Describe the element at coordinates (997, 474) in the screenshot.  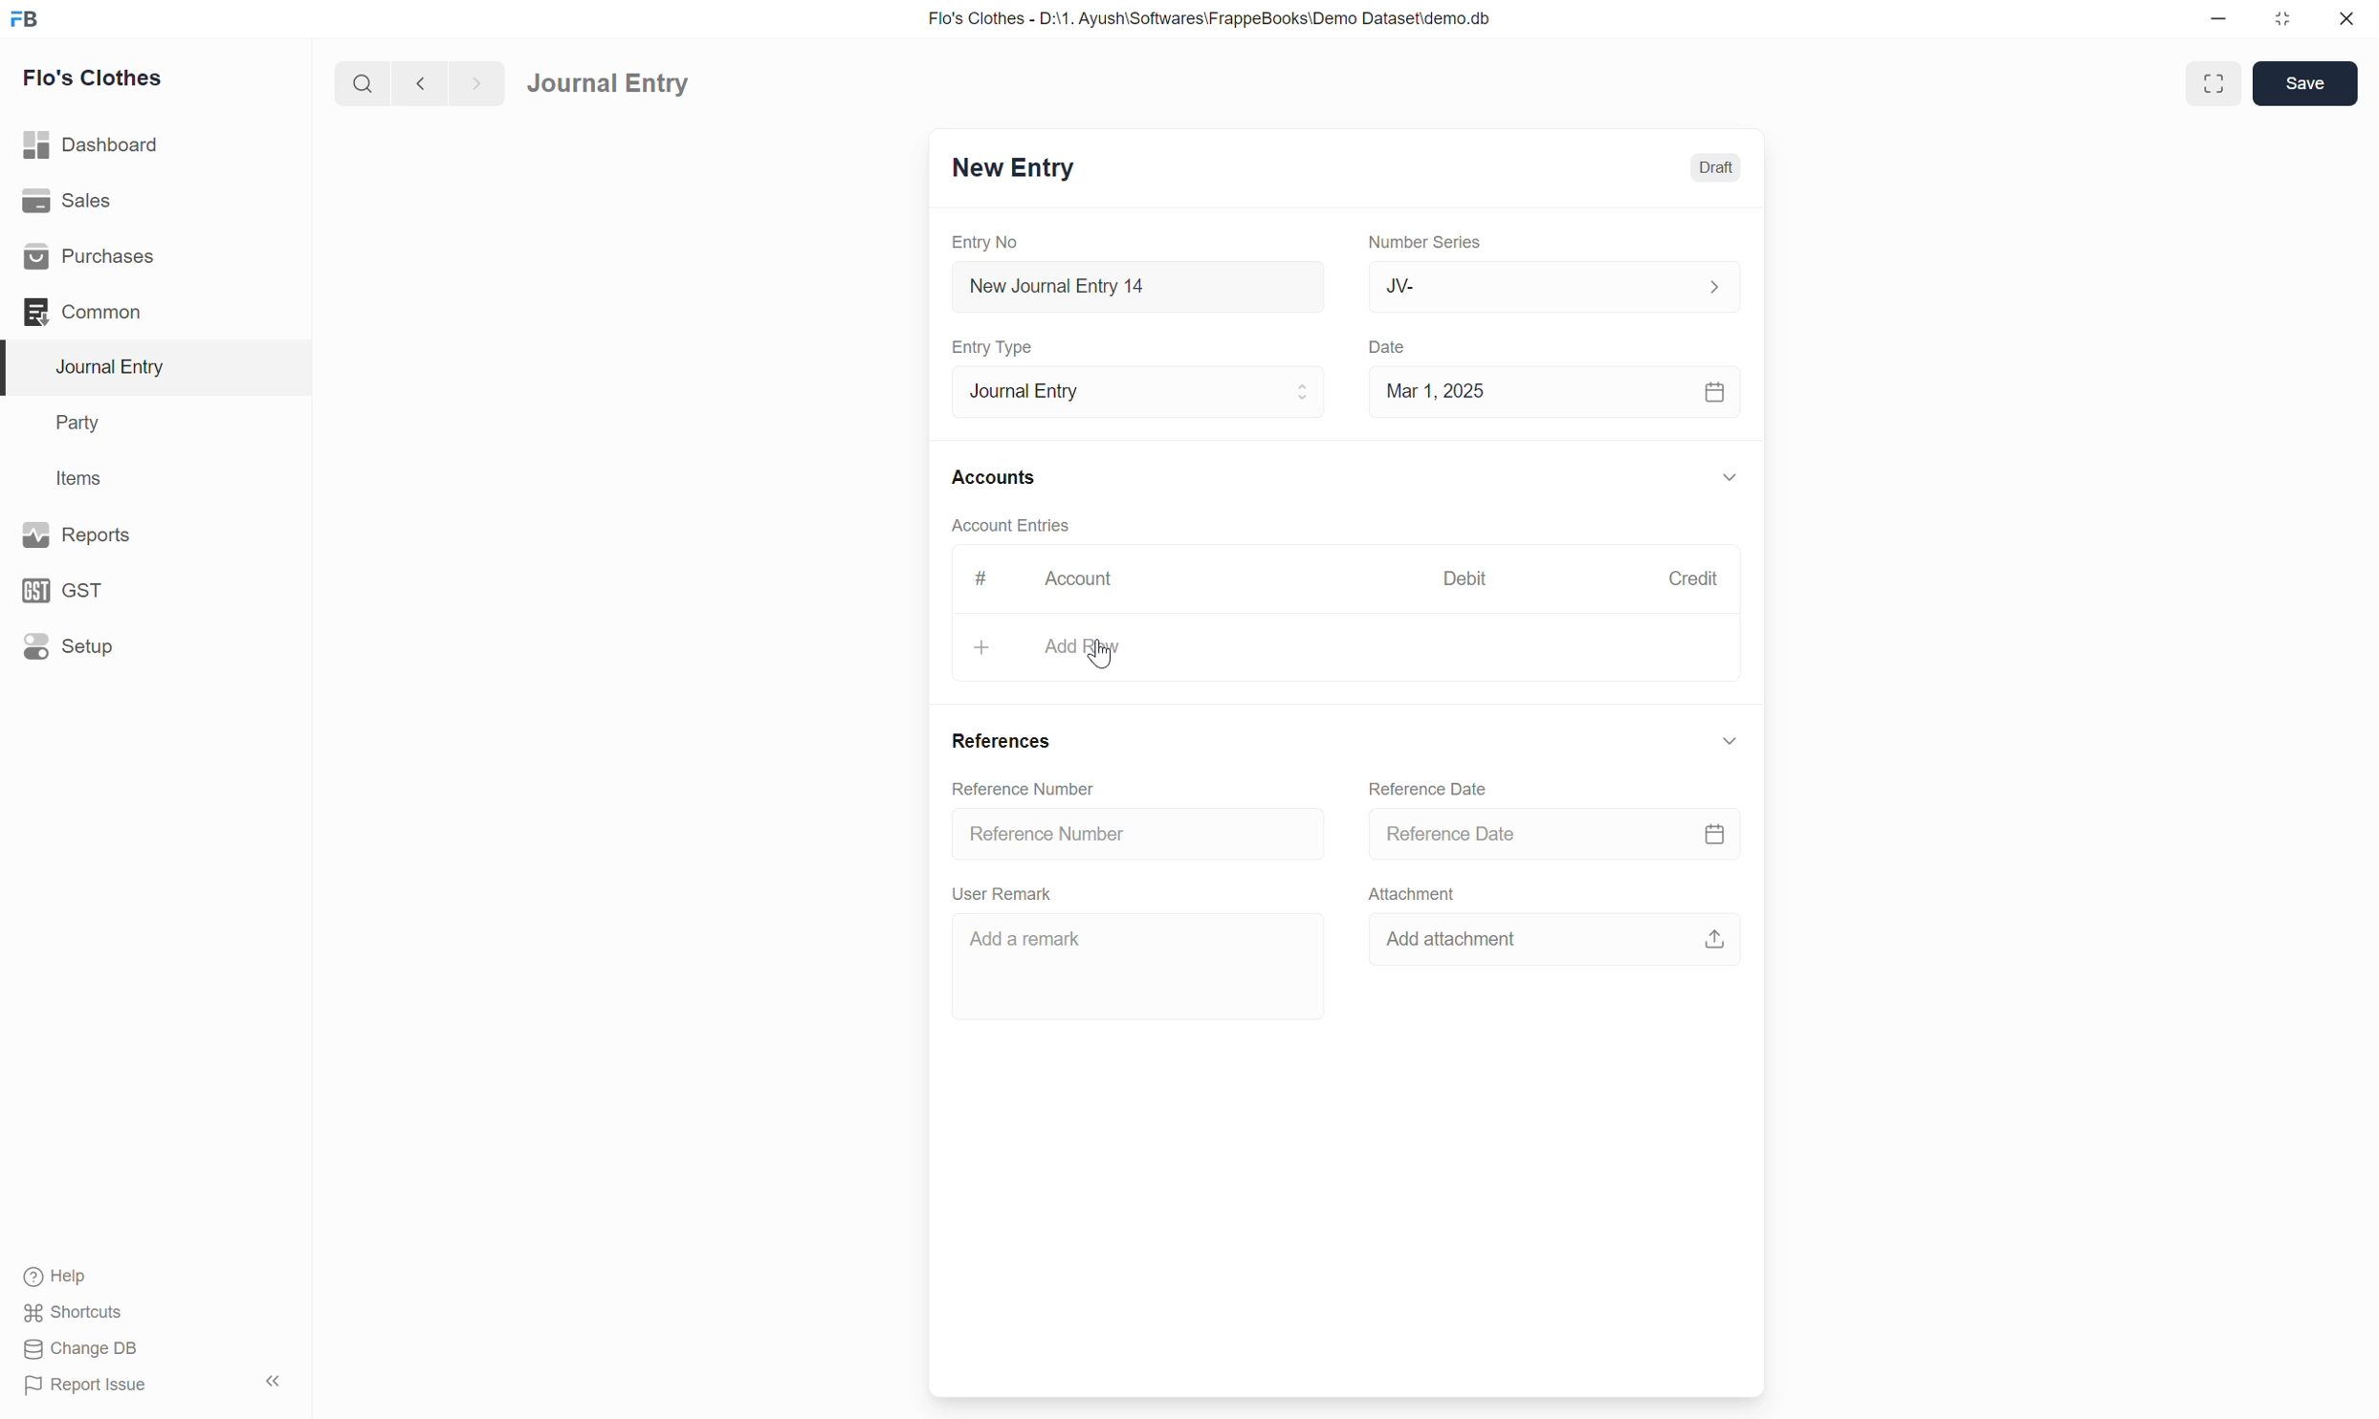
I see `Accounts` at that location.